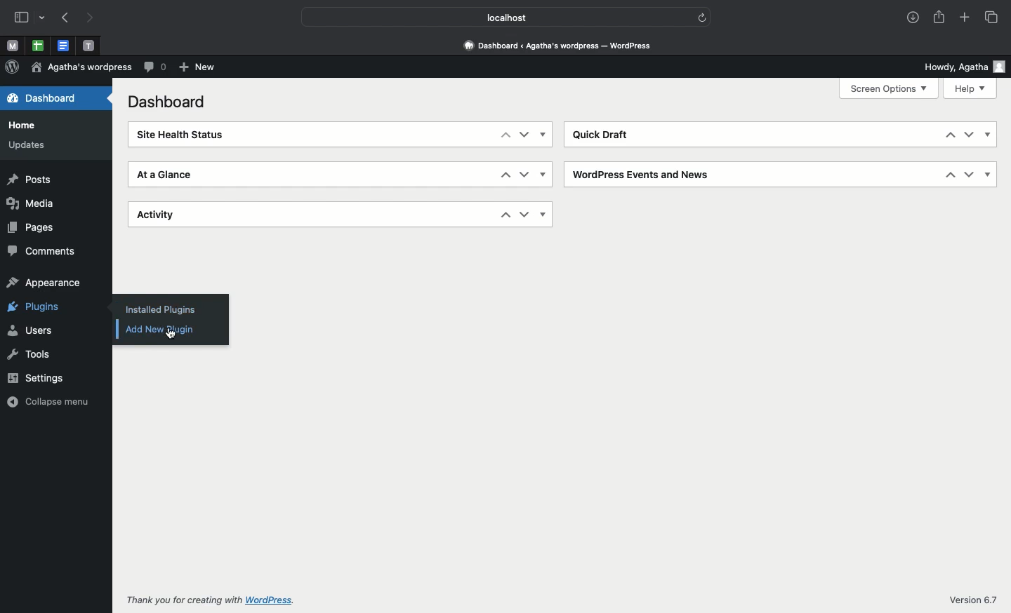  Describe the element at coordinates (46, 404) in the screenshot. I see `Collapse menu` at that location.